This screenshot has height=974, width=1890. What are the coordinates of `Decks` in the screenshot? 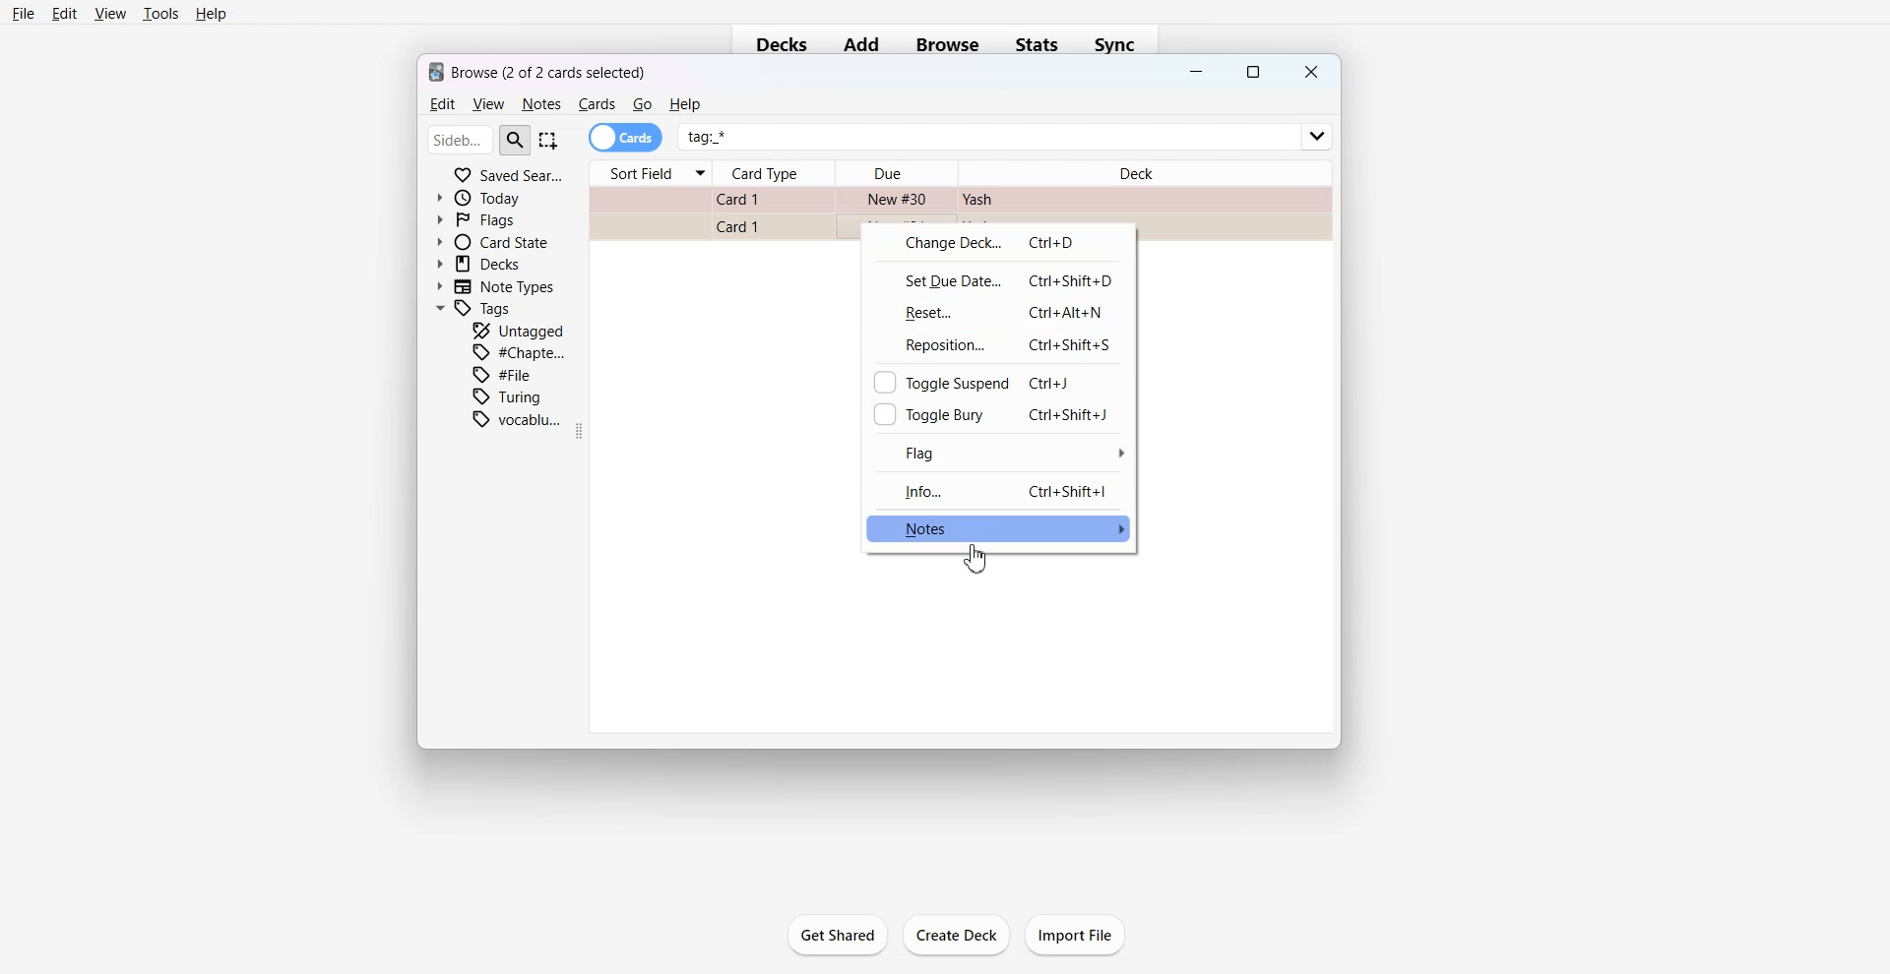 It's located at (776, 46).